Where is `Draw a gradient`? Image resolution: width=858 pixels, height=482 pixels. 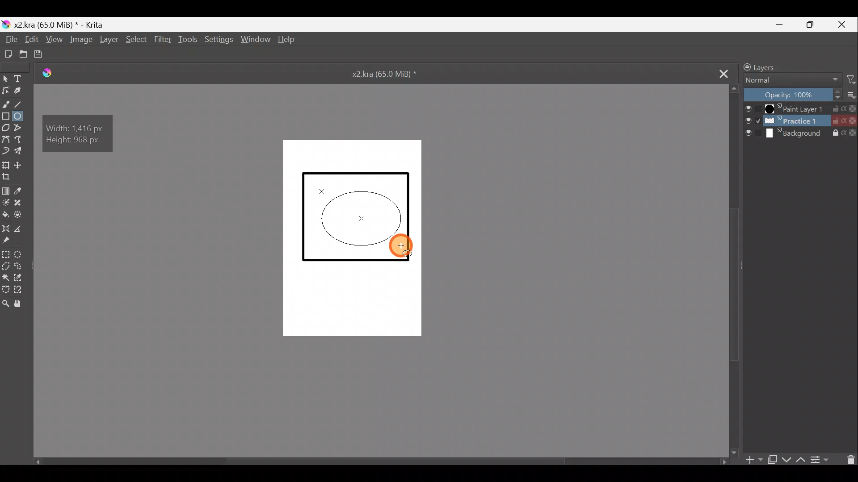
Draw a gradient is located at coordinates (6, 190).